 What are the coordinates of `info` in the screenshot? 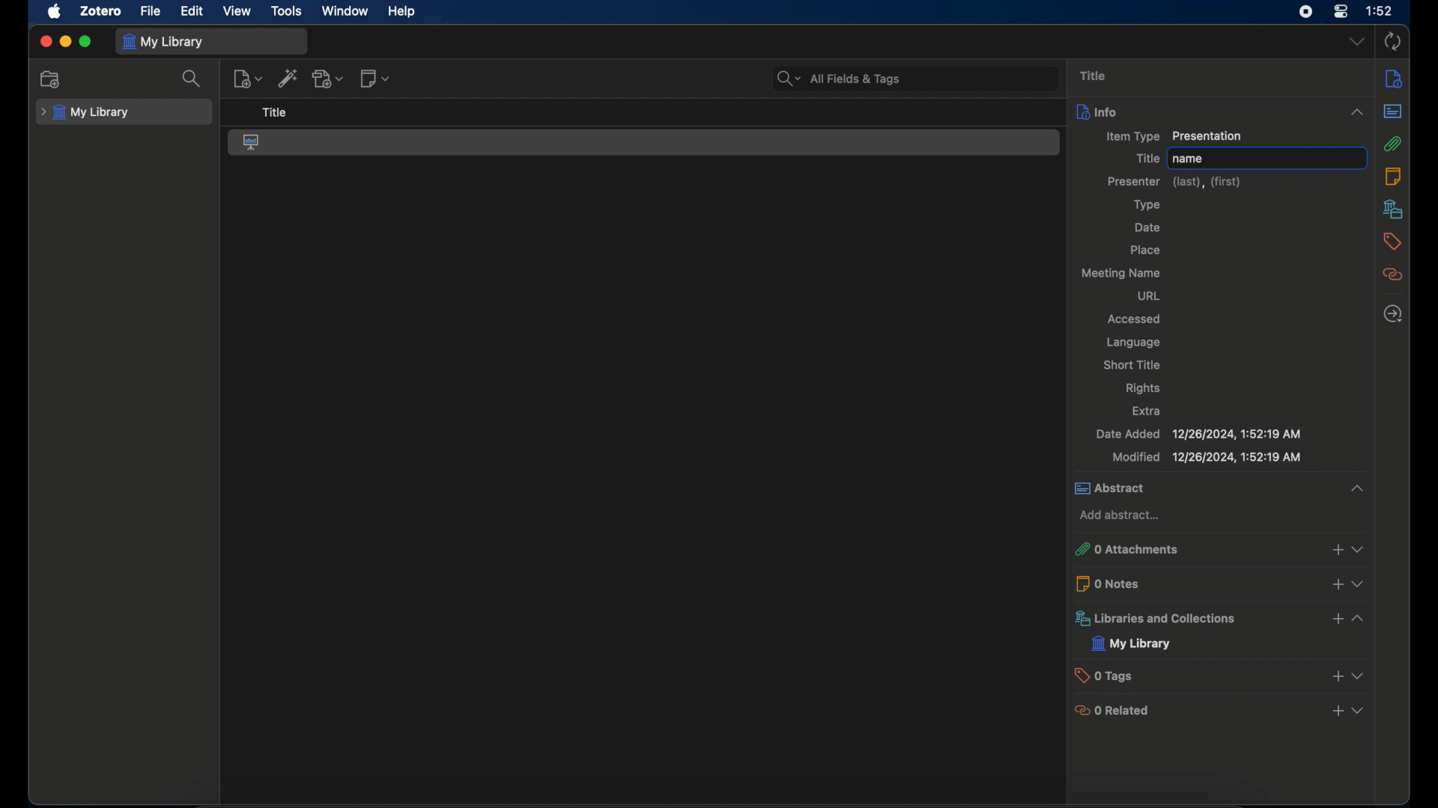 It's located at (1395, 79).